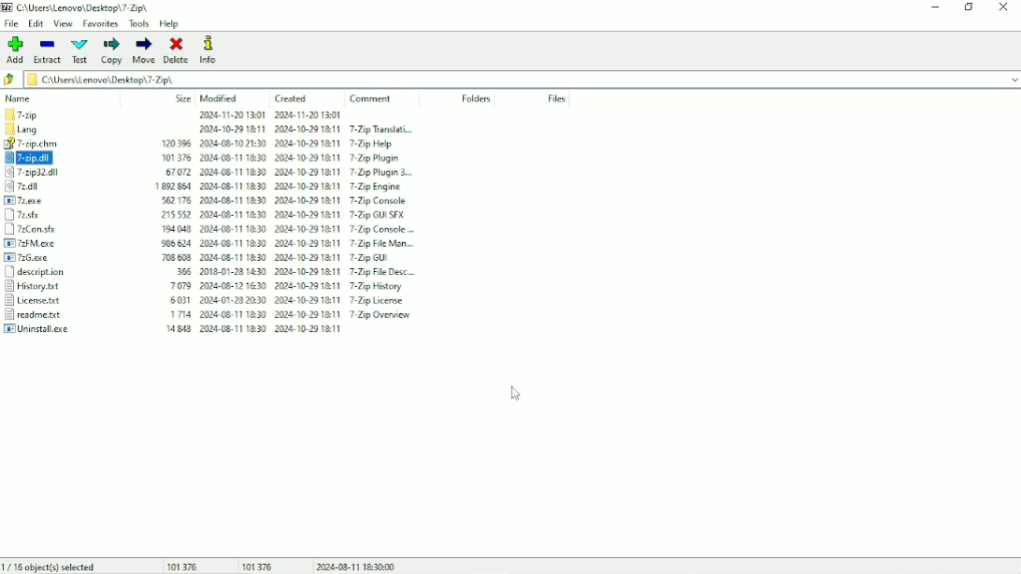 Image resolution: width=1021 pixels, height=574 pixels. I want to click on W118 200408111800 2004-21211 1-2 Pluain, so click(294, 157).